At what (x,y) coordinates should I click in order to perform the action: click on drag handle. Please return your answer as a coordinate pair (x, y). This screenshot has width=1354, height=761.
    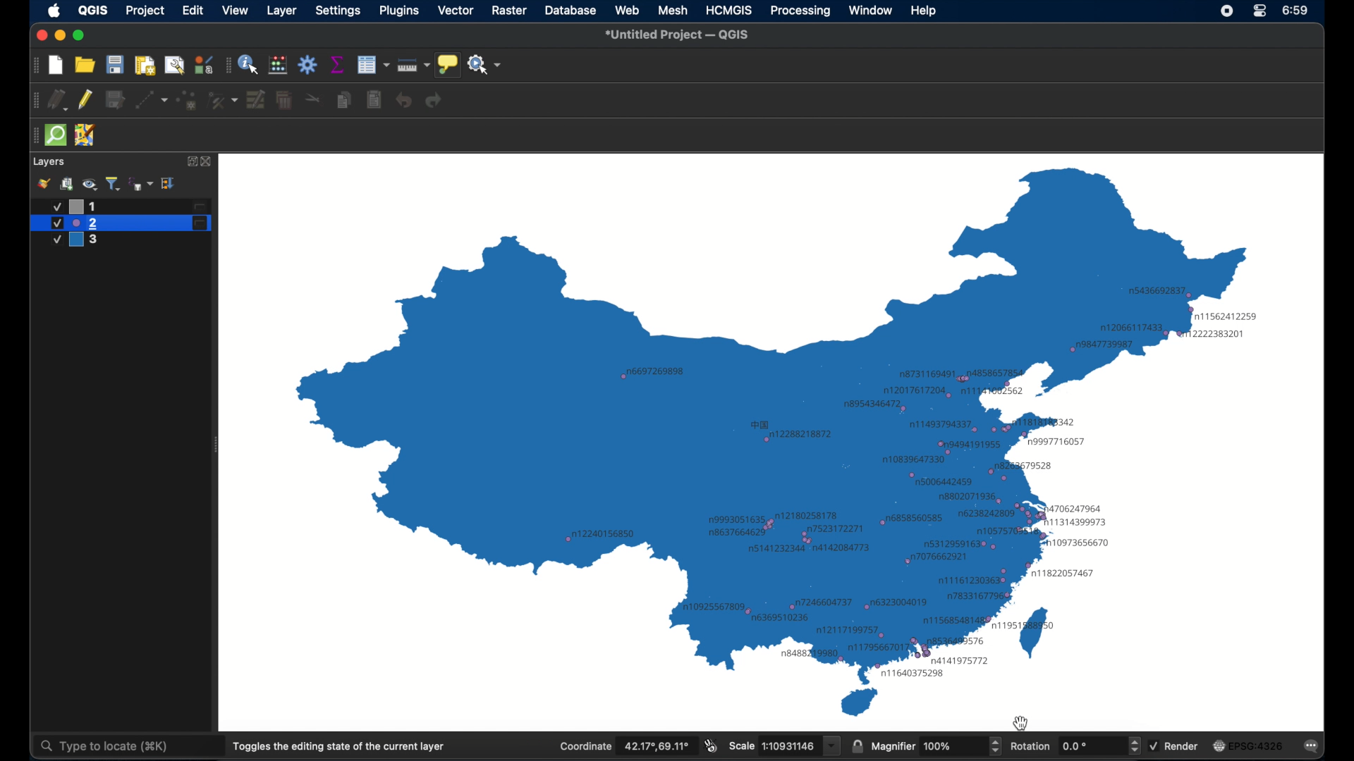
    Looking at the image, I should click on (33, 136).